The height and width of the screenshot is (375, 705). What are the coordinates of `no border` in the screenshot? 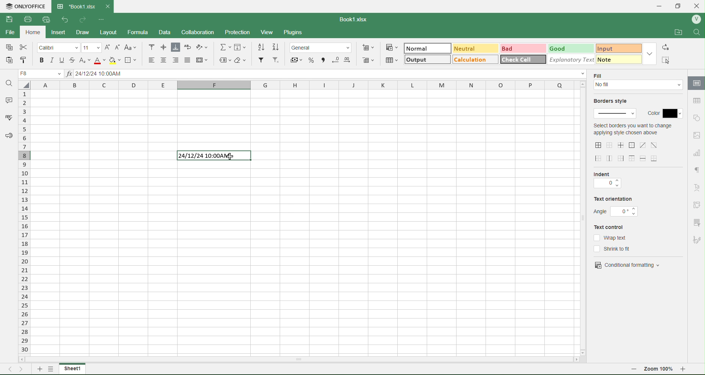 It's located at (609, 145).